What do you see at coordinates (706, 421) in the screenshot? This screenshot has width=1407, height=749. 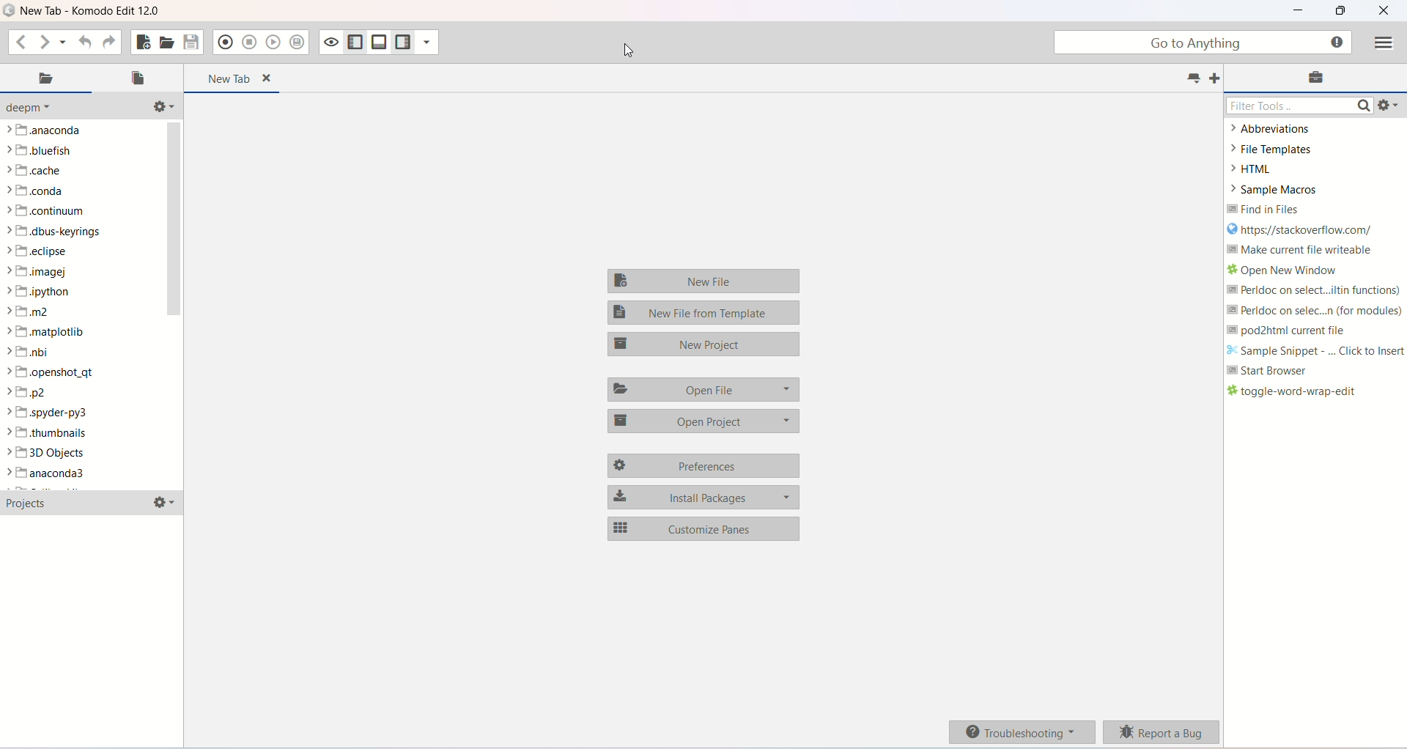 I see `open project` at bounding box center [706, 421].